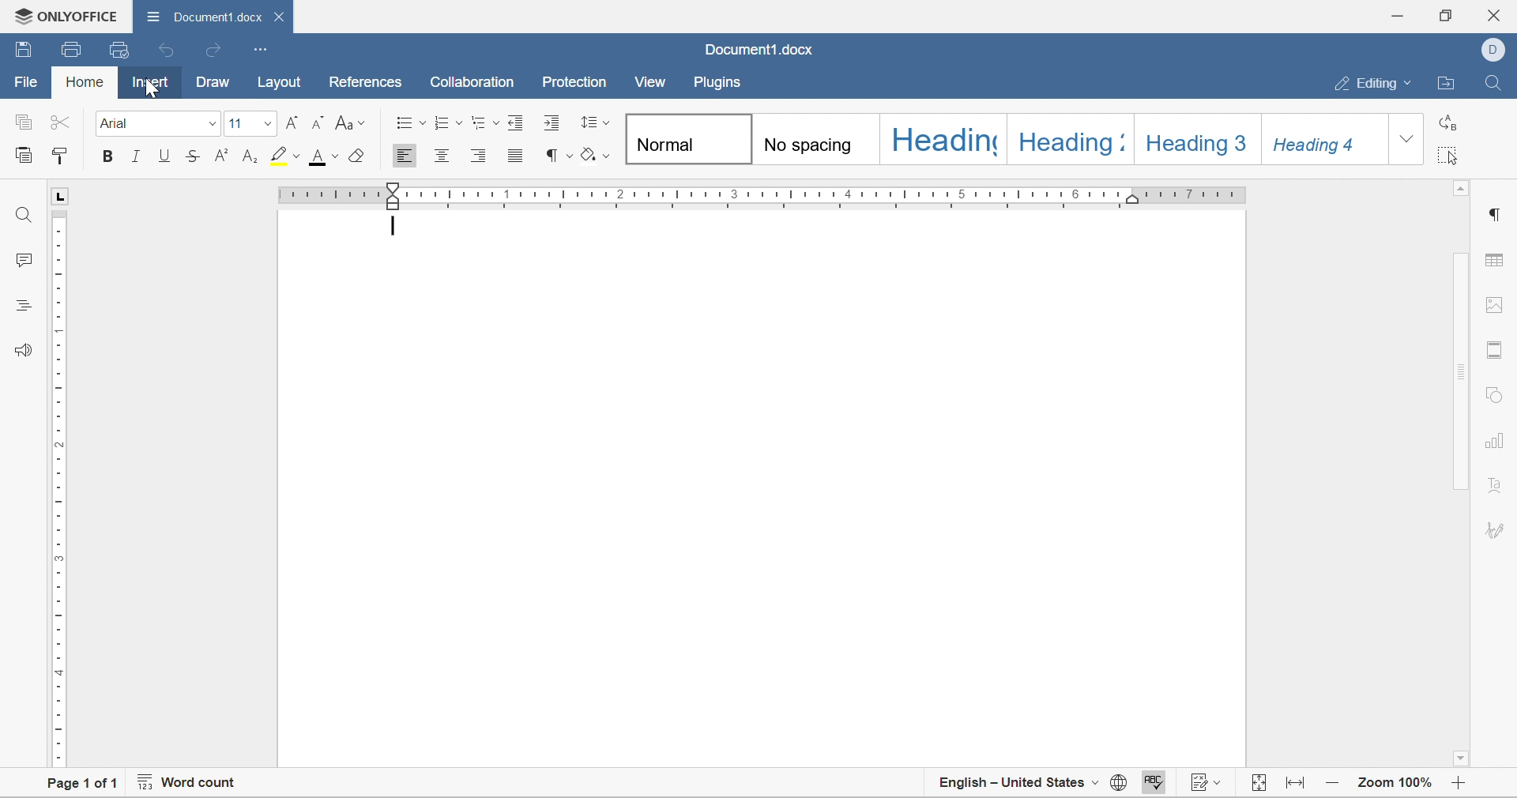  Describe the element at coordinates (155, 89) in the screenshot. I see `cursor` at that location.